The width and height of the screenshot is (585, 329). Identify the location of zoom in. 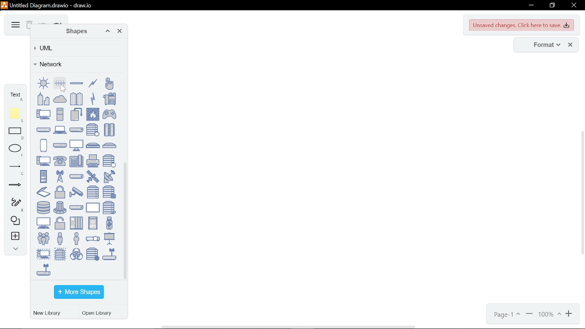
(529, 315).